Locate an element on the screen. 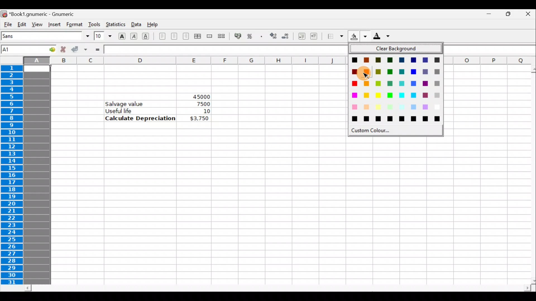  Clear background is located at coordinates (398, 49).